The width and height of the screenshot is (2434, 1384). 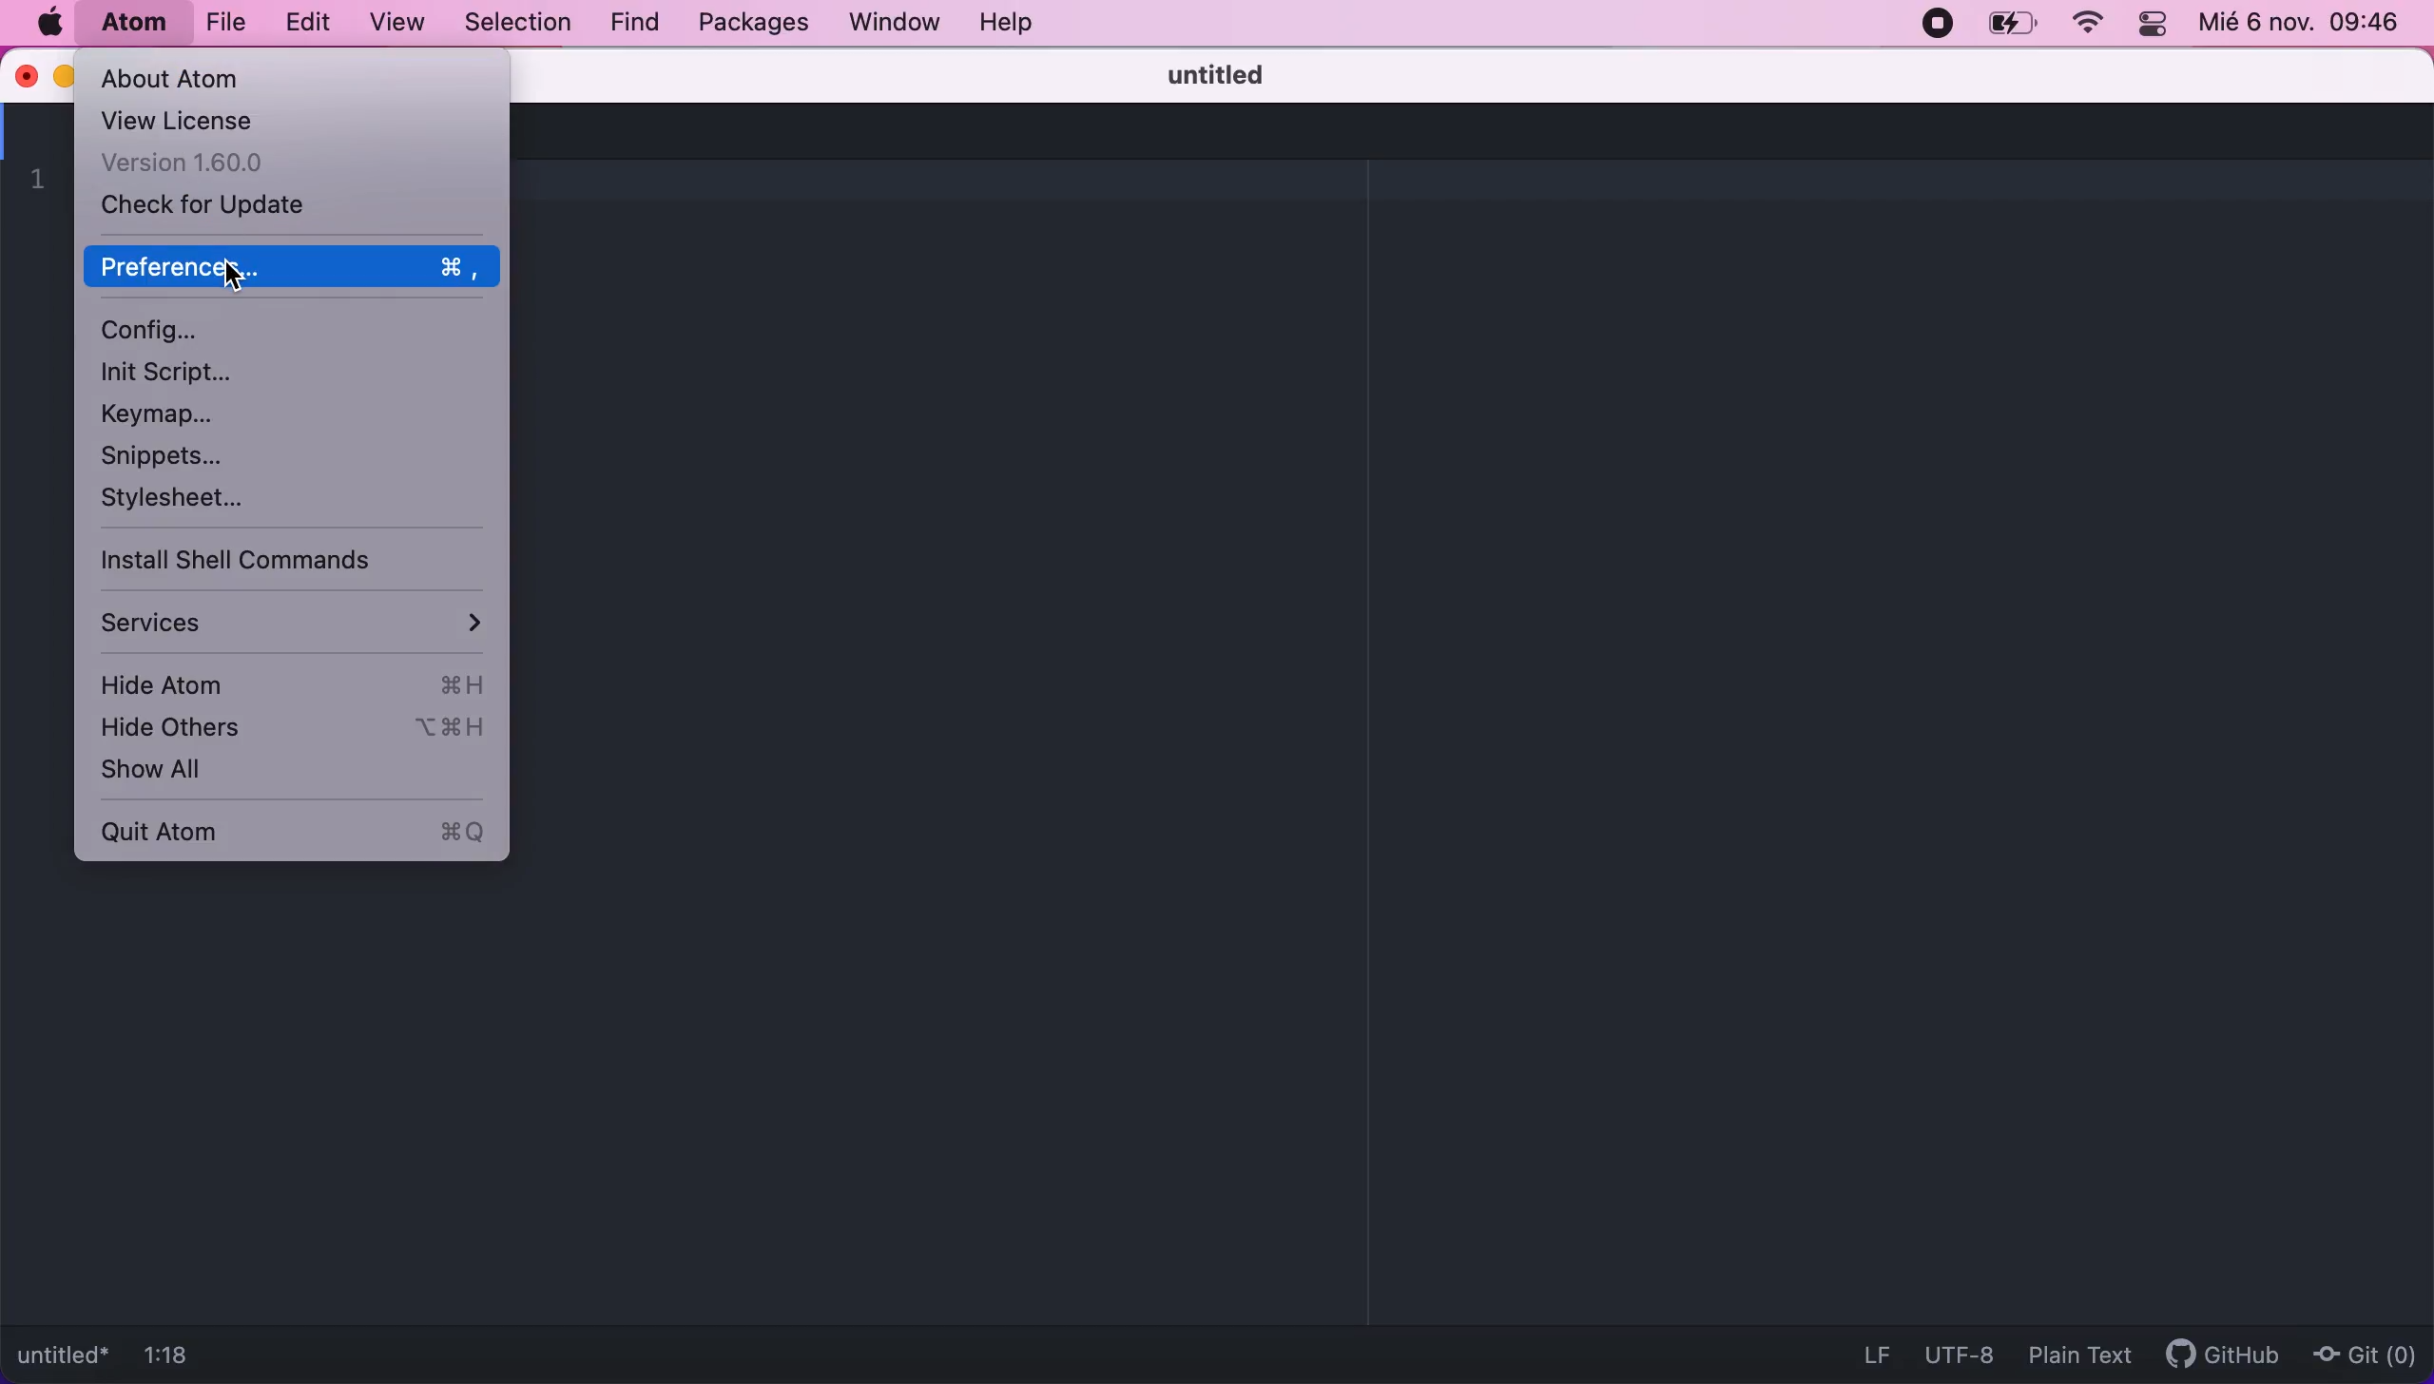 What do you see at coordinates (131, 23) in the screenshot?
I see `atom` at bounding box center [131, 23].